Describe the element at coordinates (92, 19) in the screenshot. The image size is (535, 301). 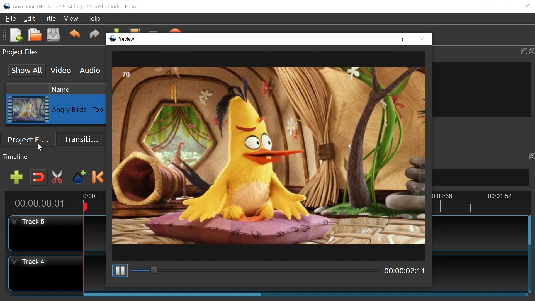
I see `Help` at that location.